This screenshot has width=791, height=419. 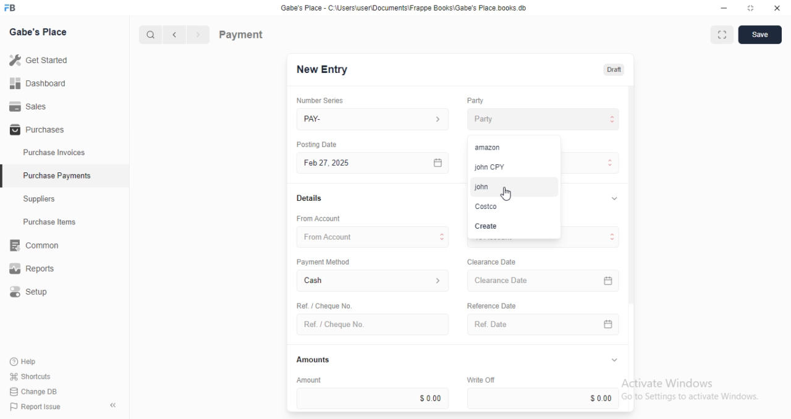 What do you see at coordinates (35, 130) in the screenshot?
I see `Purchases` at bounding box center [35, 130].